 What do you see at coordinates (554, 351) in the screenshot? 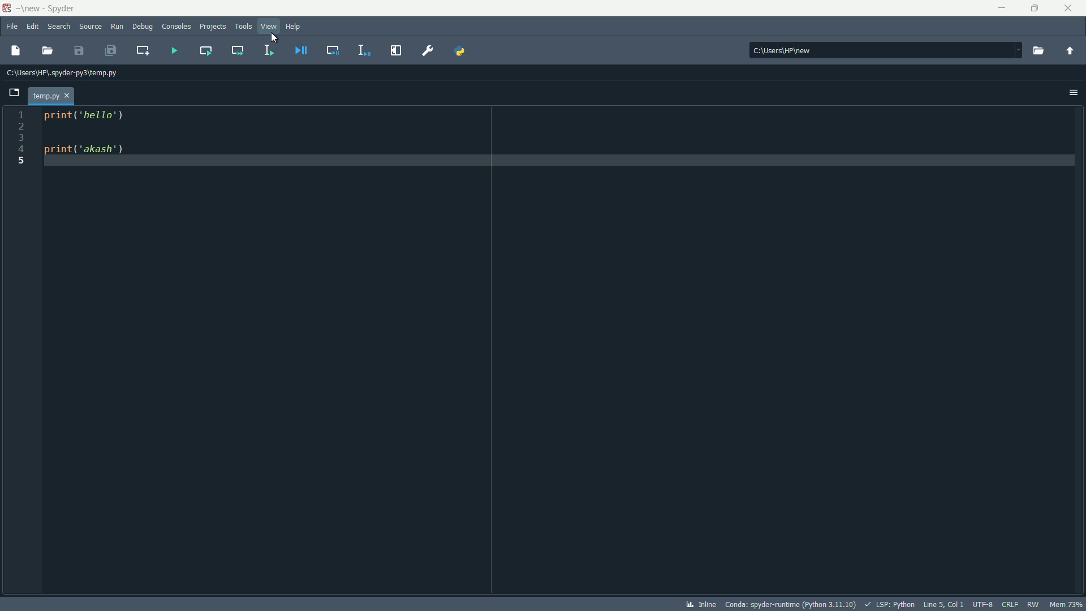
I see `print('hello')  print('akash')` at bounding box center [554, 351].